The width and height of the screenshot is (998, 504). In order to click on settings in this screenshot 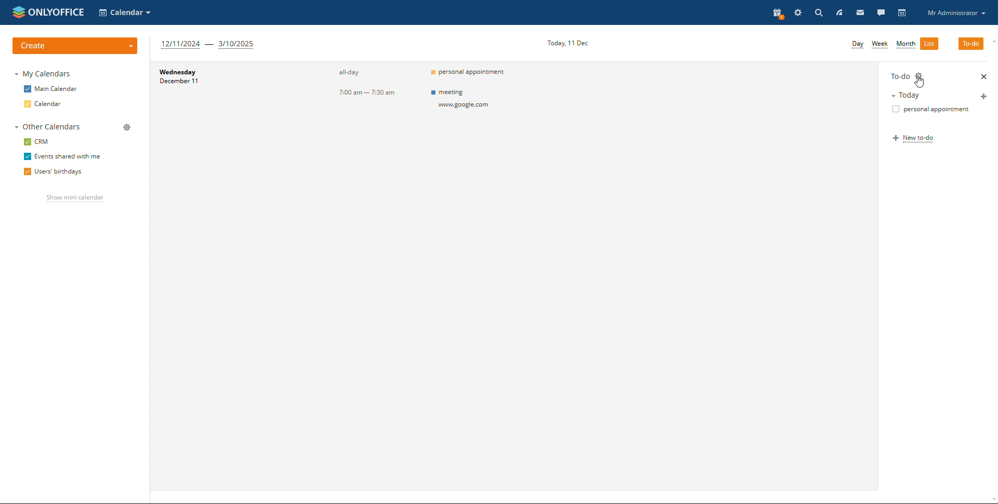, I will do `click(798, 13)`.